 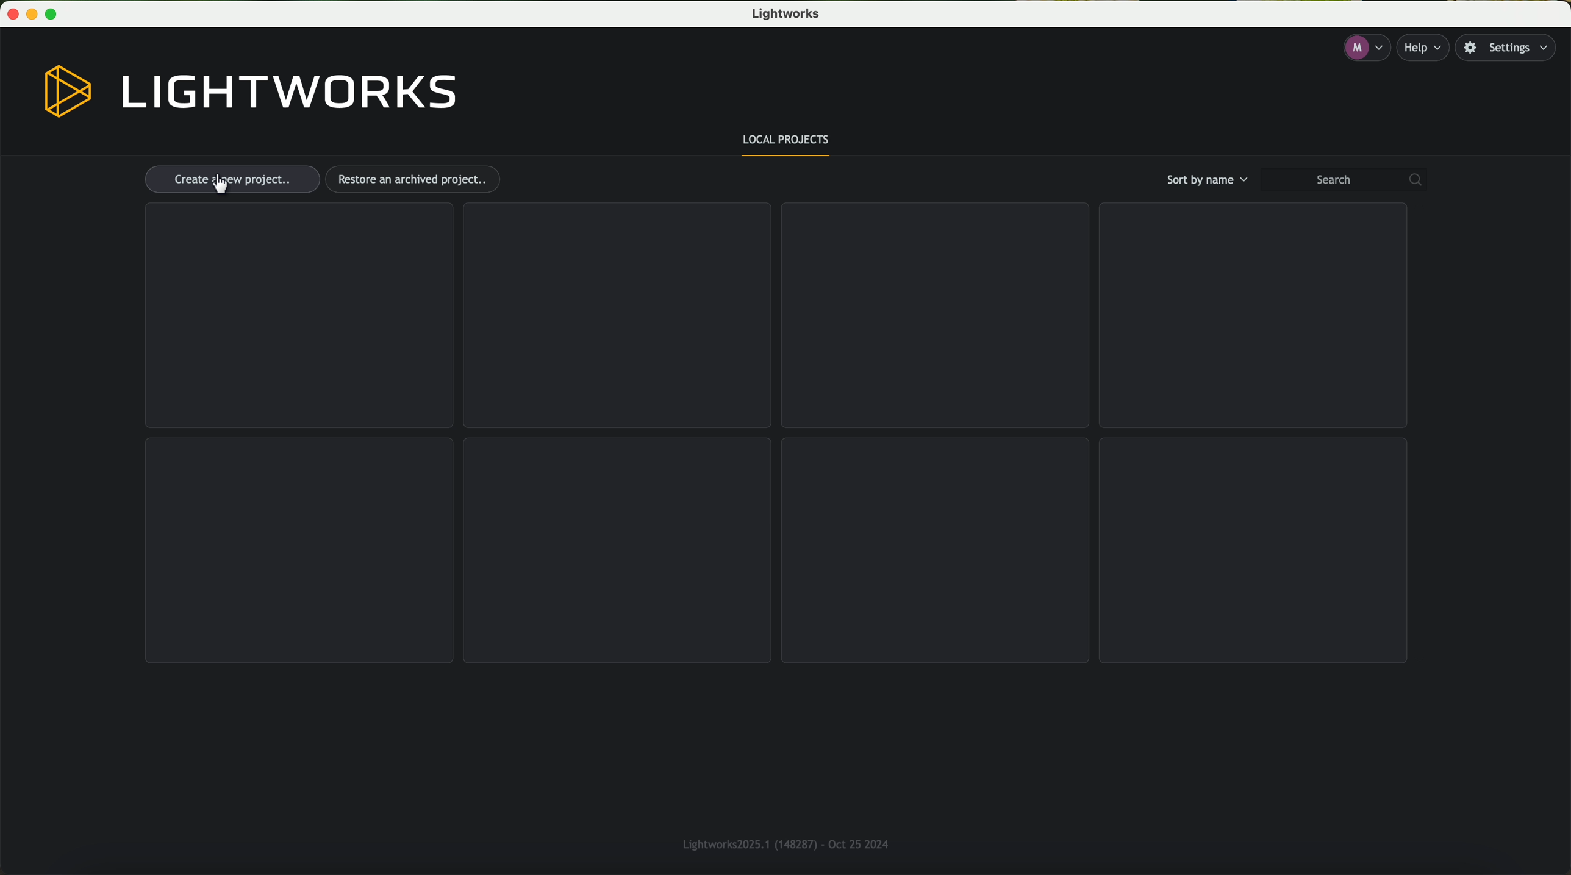 What do you see at coordinates (1250, 315) in the screenshot?
I see `grid` at bounding box center [1250, 315].